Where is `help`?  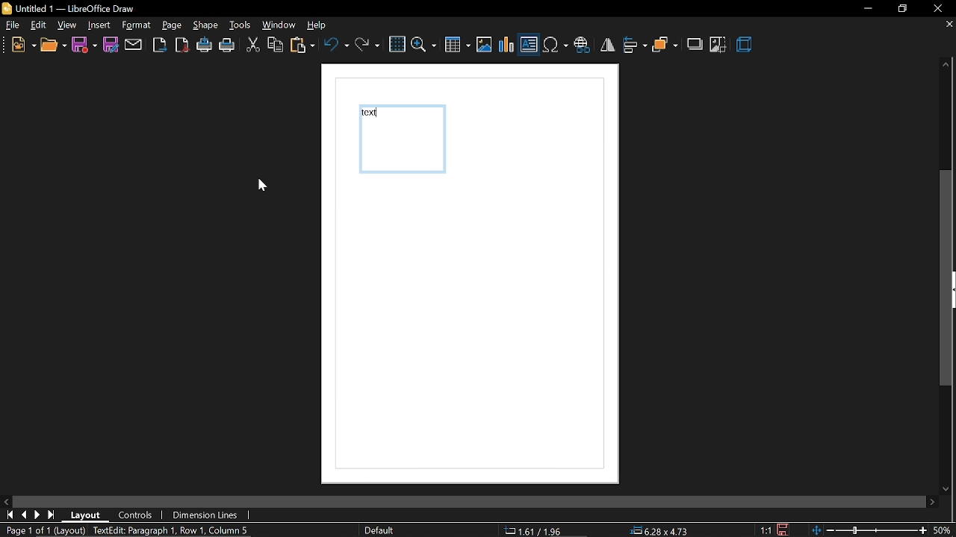
help is located at coordinates (320, 26).